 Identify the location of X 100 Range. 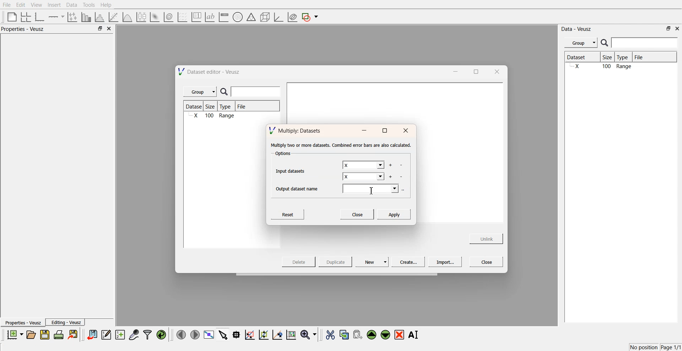
(619, 67).